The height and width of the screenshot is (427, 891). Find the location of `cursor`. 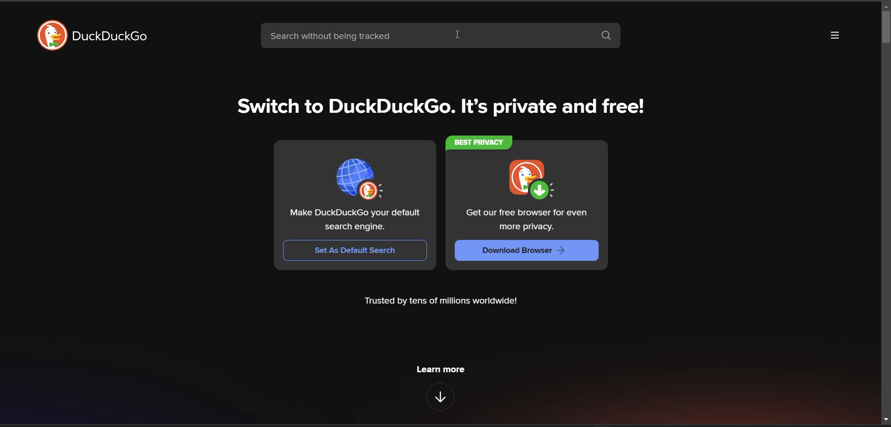

cursor is located at coordinates (458, 35).